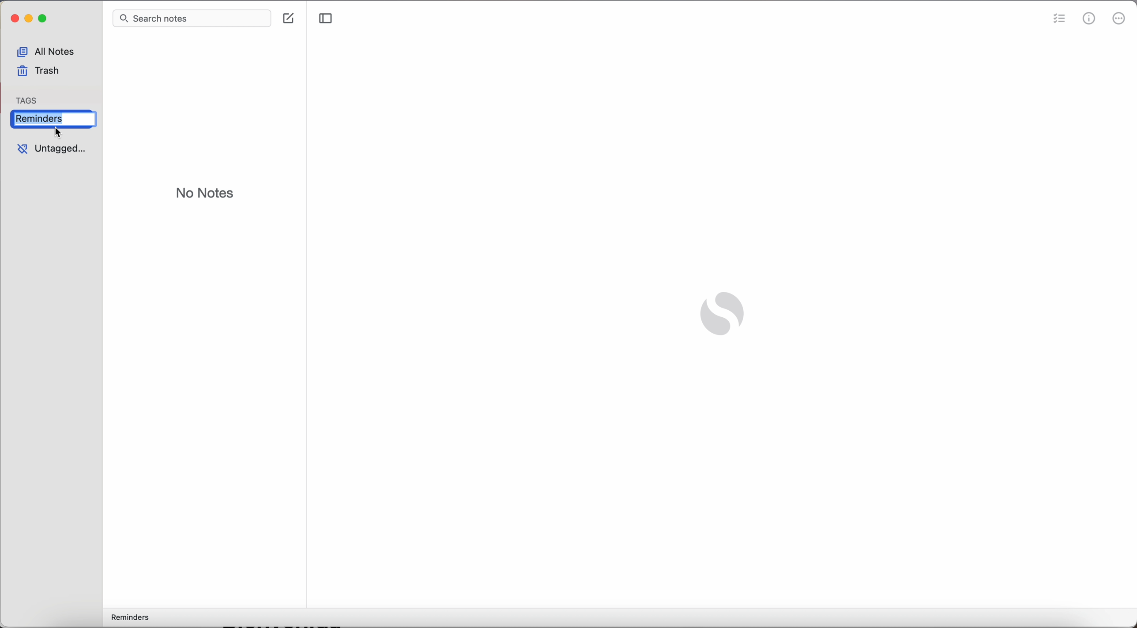 This screenshot has width=1137, height=628. Describe the element at coordinates (205, 194) in the screenshot. I see `no notes` at that location.